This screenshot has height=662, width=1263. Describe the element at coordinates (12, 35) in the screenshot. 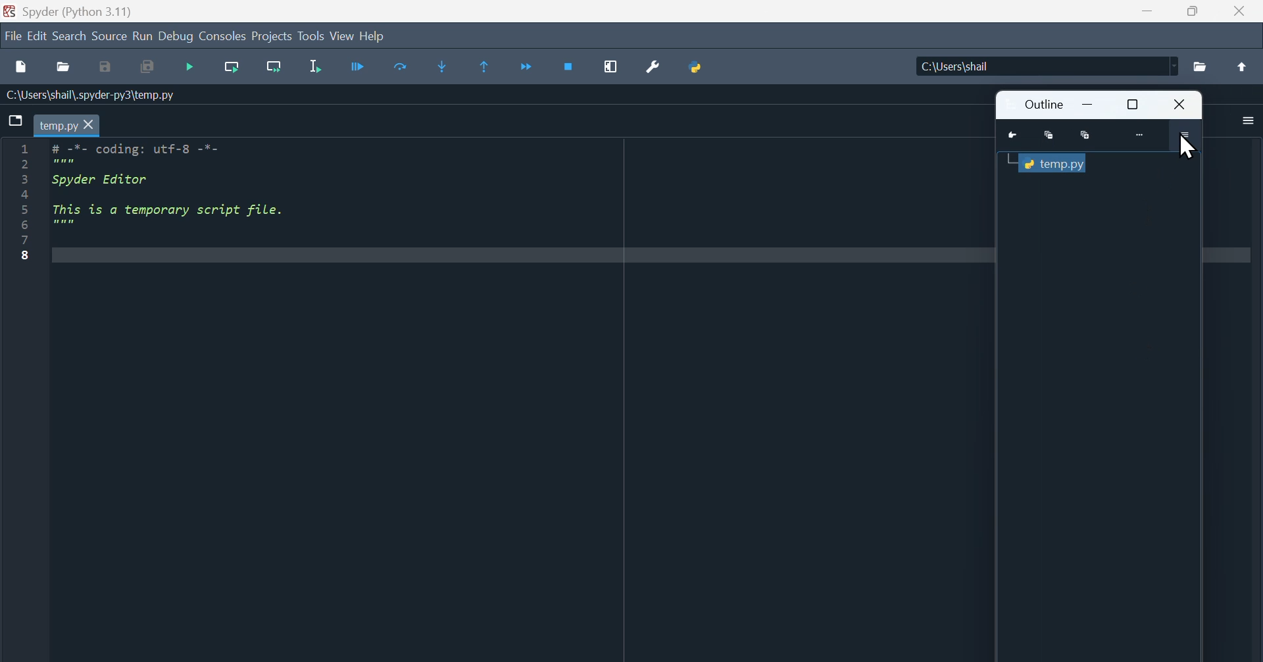

I see `file` at that location.